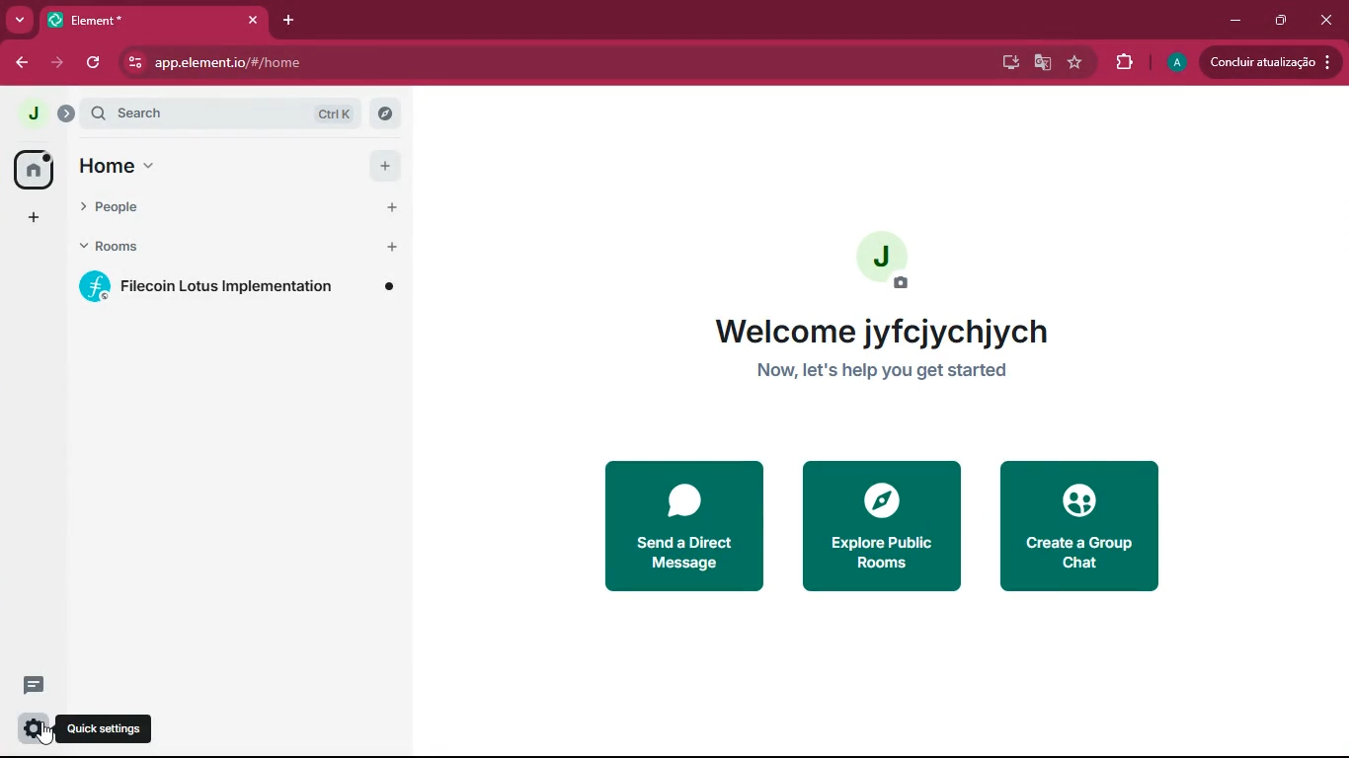 This screenshot has height=758, width=1349. I want to click on close, so click(1329, 20).